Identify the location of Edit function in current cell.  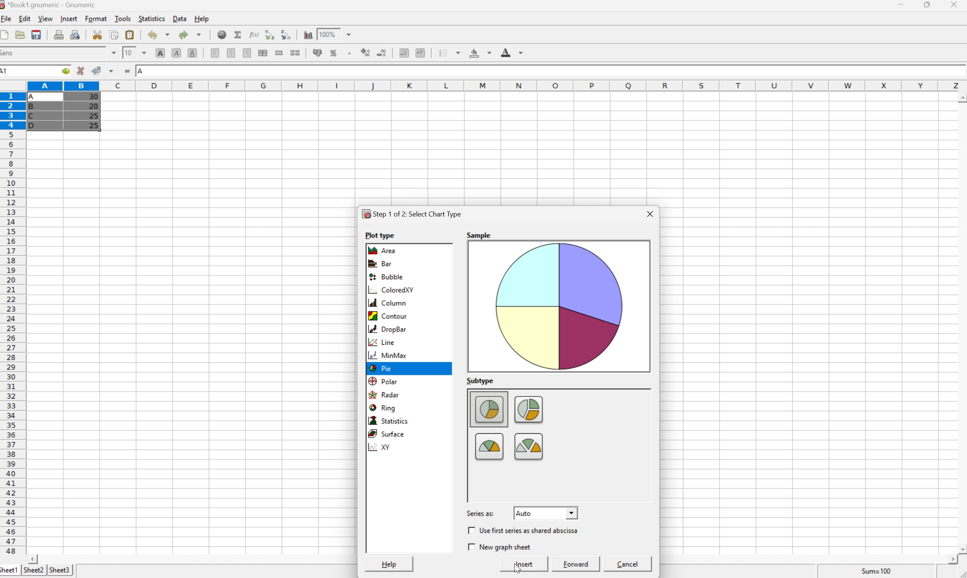
(255, 34).